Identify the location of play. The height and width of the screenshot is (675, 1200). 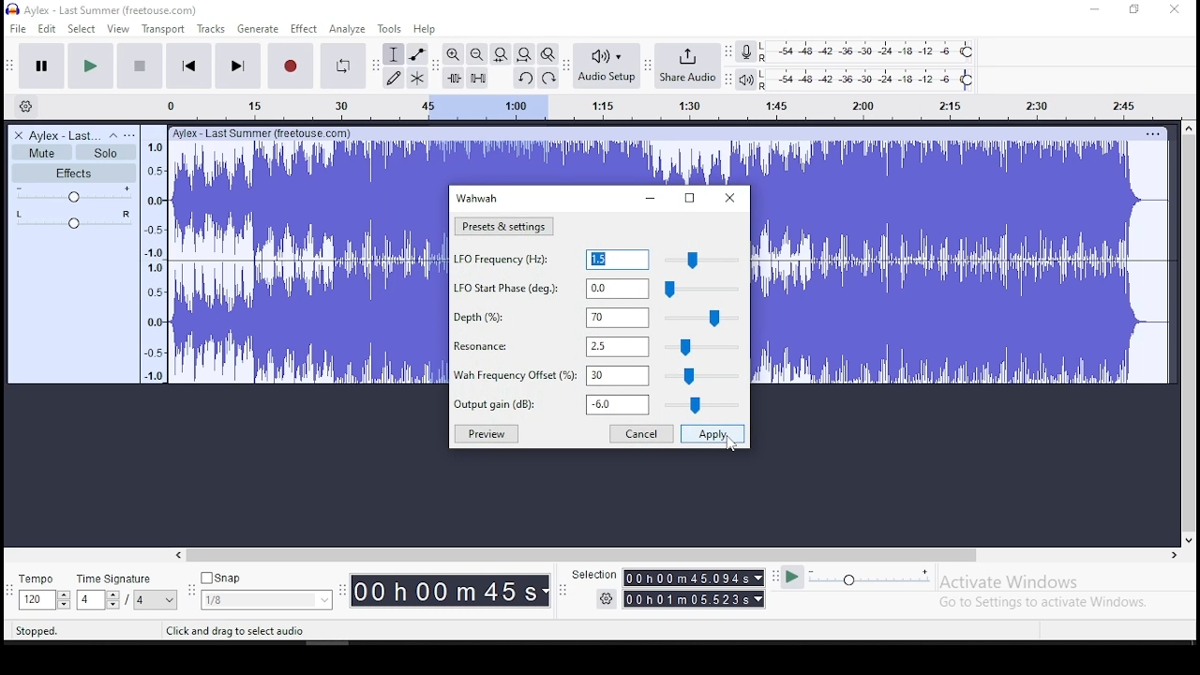
(91, 65).